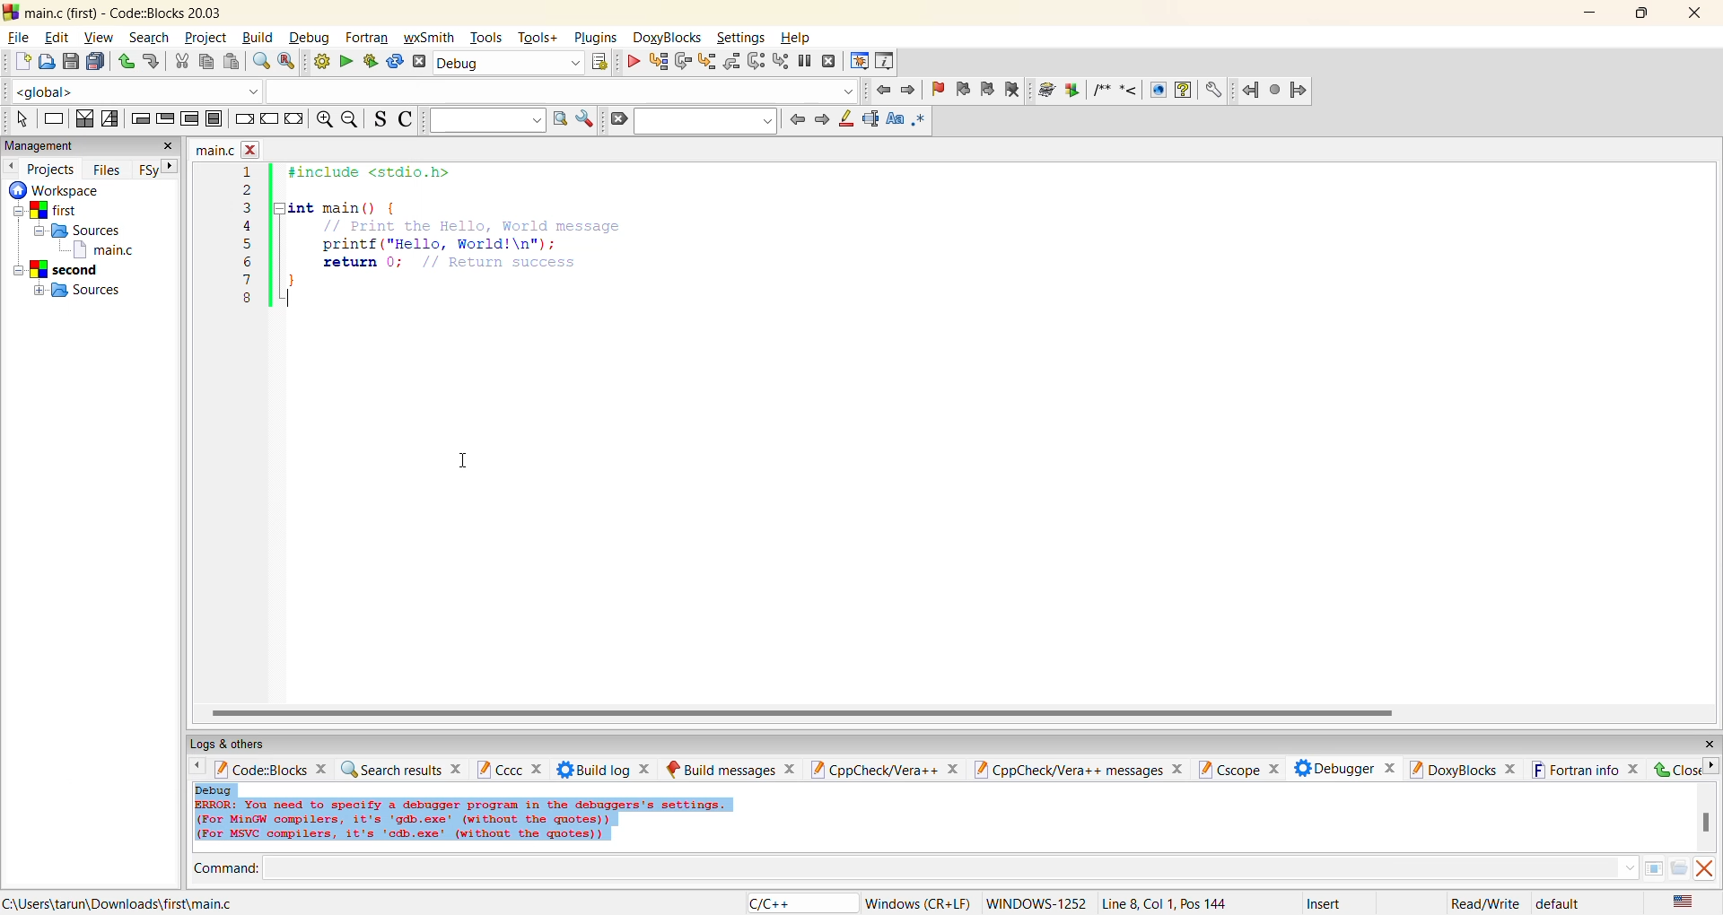 This screenshot has height=915, width=1723. Describe the element at coordinates (560, 119) in the screenshot. I see `run search` at that location.